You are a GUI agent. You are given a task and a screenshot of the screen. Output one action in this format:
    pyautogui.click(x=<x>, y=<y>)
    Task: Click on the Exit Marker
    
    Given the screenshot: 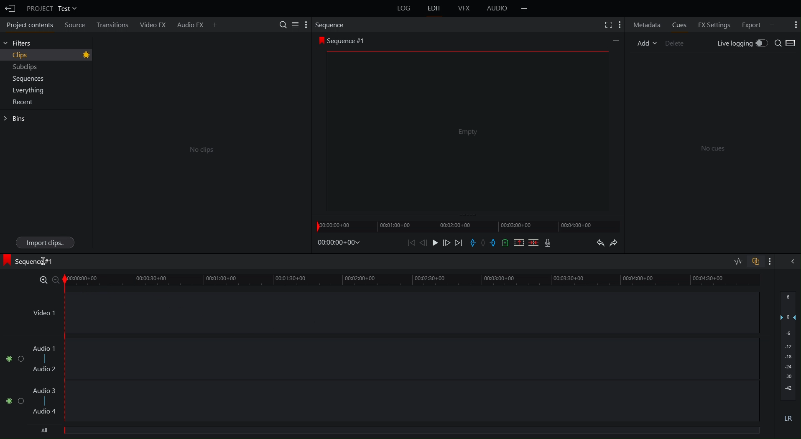 What is the action you would take?
    pyautogui.click(x=495, y=243)
    